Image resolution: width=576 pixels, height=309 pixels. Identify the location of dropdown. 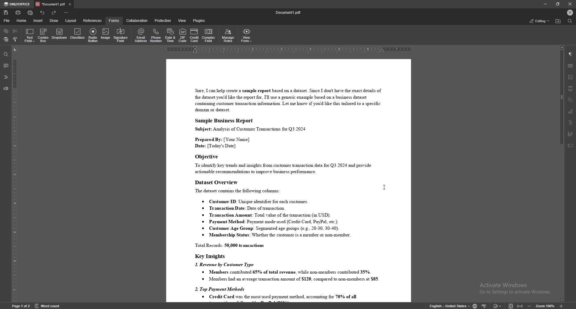
(59, 34).